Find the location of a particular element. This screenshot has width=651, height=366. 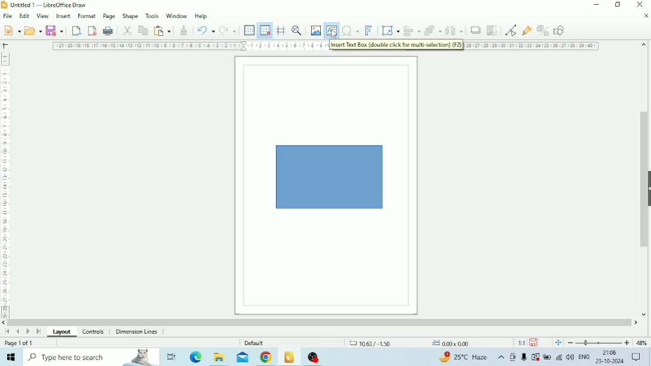

Logo is located at coordinates (5, 5).